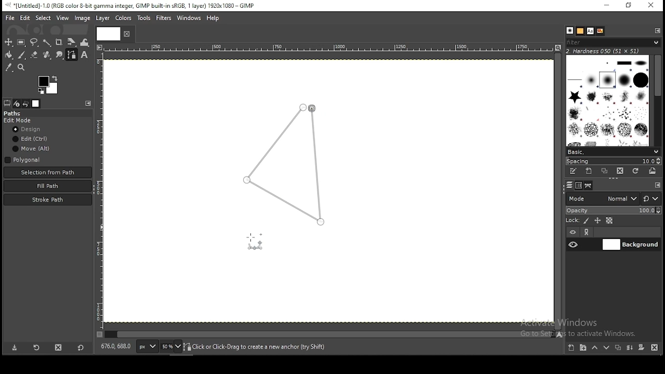  Describe the element at coordinates (127, 35) in the screenshot. I see `close` at that location.